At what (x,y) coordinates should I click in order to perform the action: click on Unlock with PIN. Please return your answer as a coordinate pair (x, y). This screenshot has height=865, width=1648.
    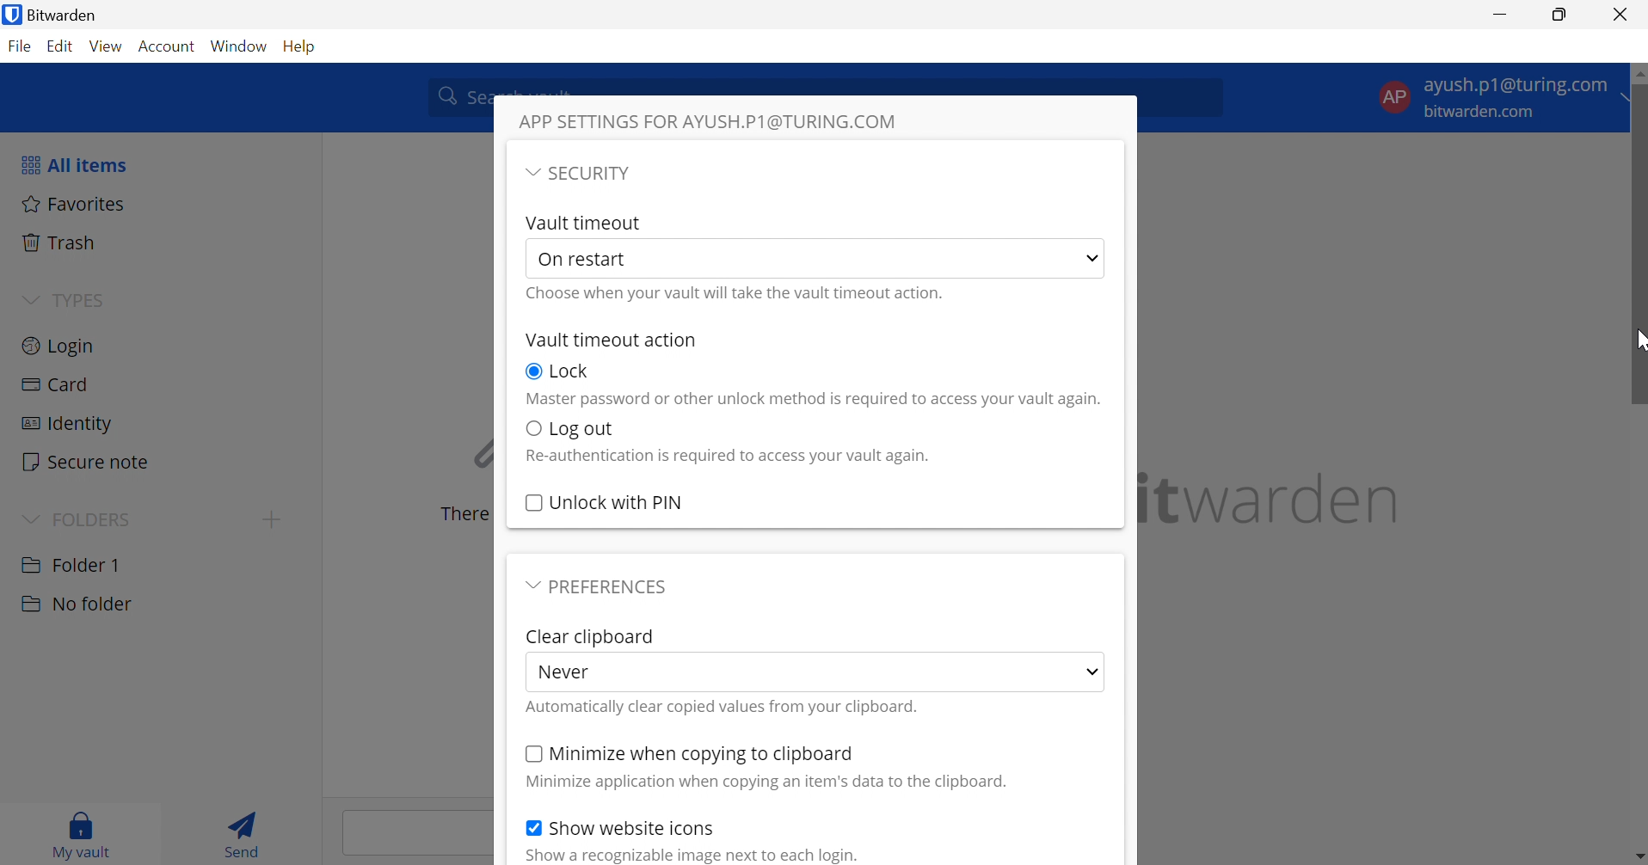
    Looking at the image, I should click on (618, 501).